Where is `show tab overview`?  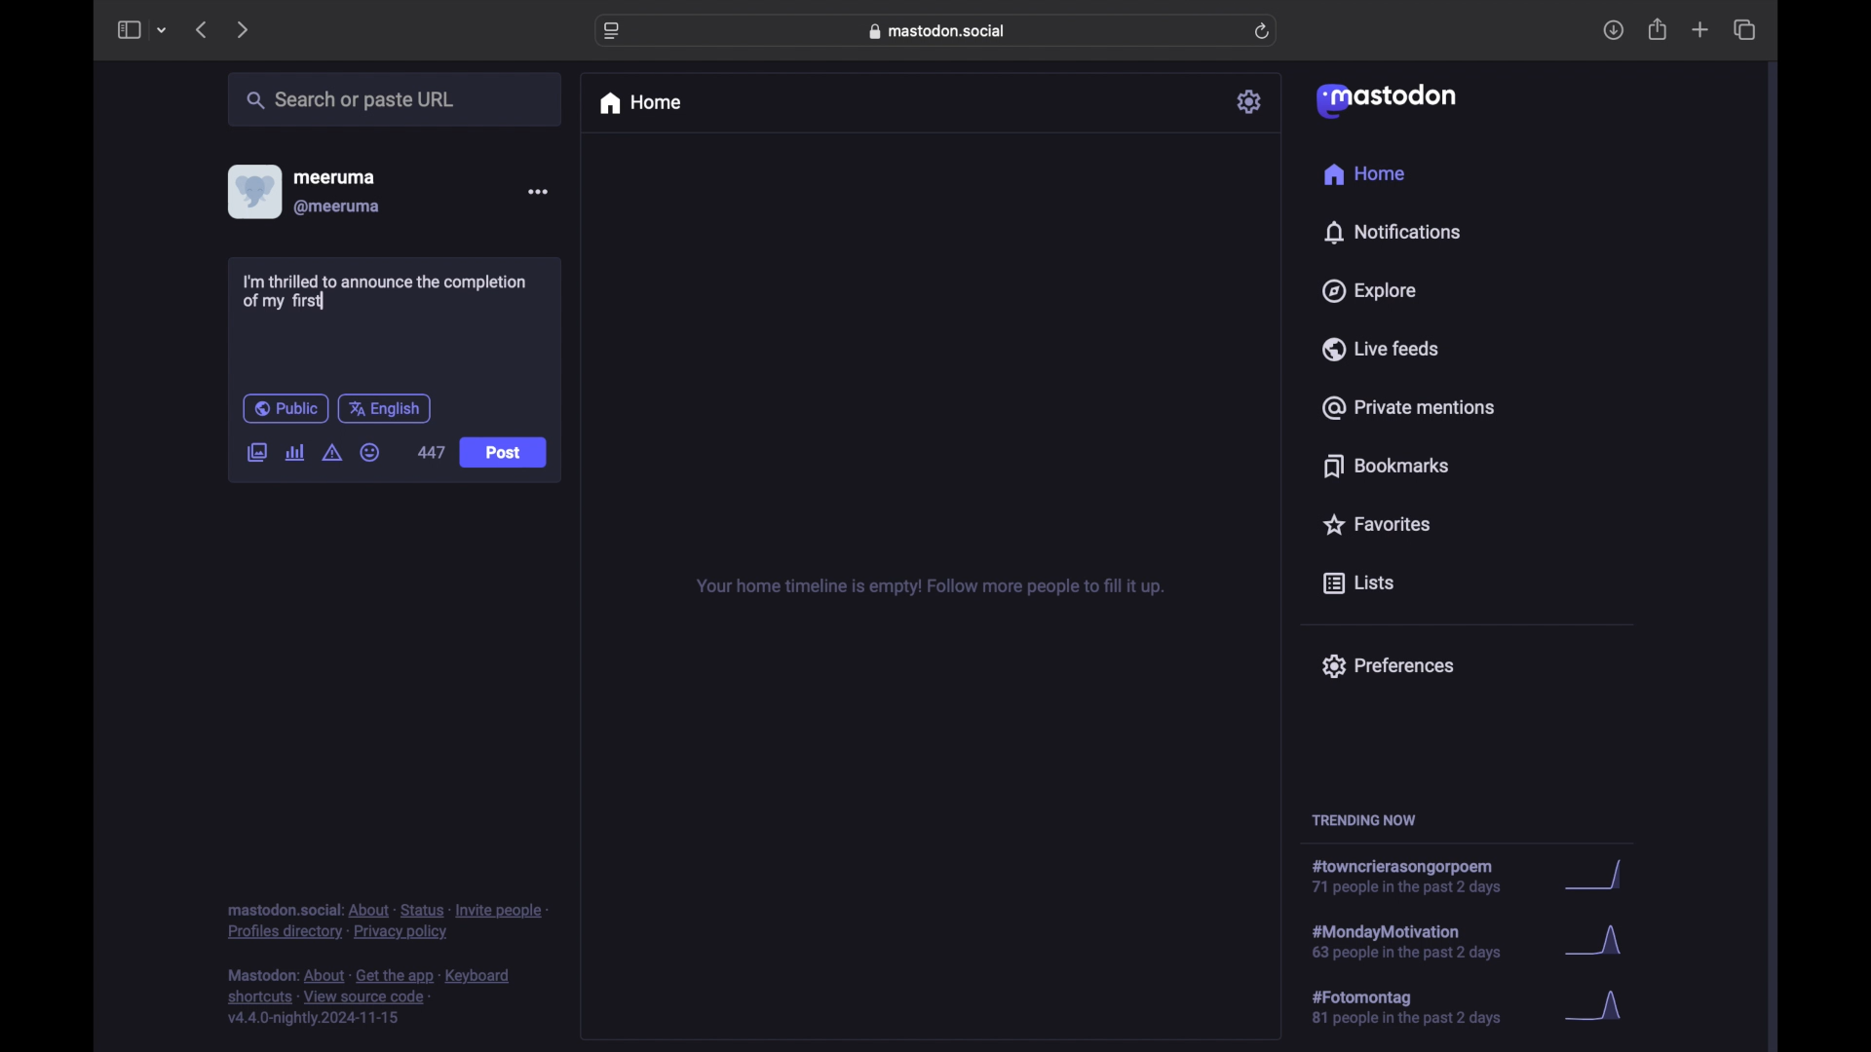 show tab overview is located at coordinates (1746, 29).